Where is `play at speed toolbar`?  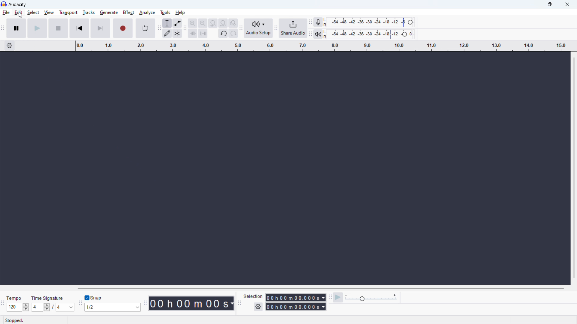 play at speed toolbar is located at coordinates (330, 298).